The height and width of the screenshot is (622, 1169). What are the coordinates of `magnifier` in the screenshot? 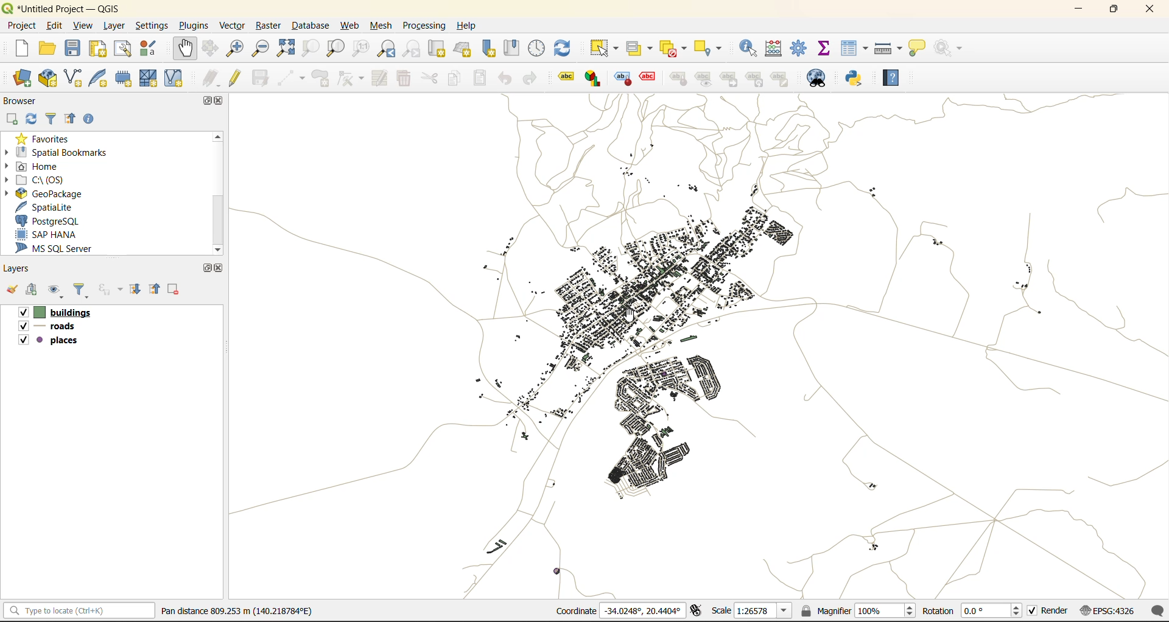 It's located at (857, 611).